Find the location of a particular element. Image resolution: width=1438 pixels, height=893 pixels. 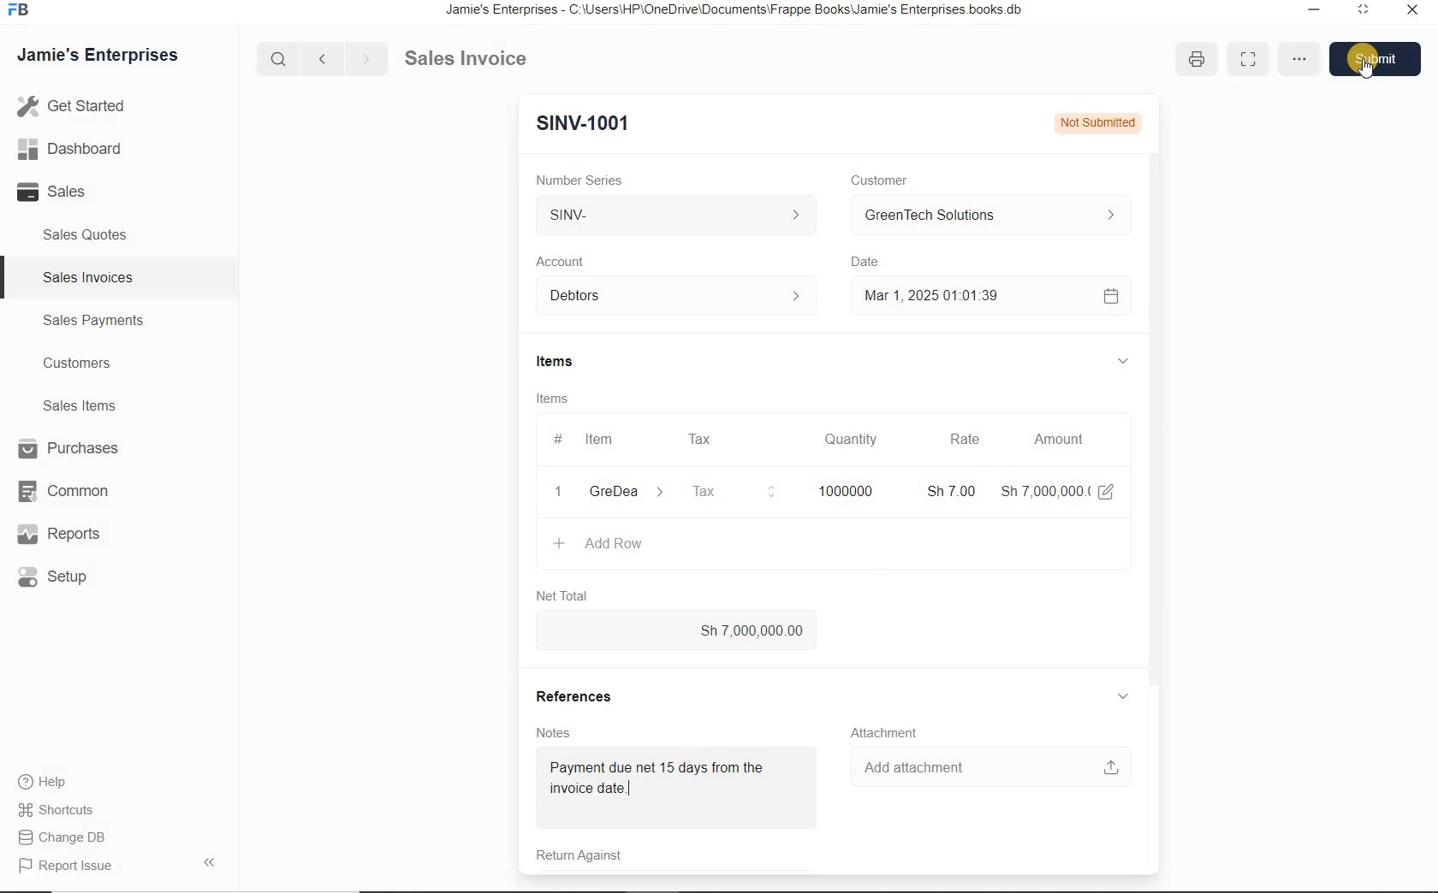

GreenTech Solutions is located at coordinates (983, 216).